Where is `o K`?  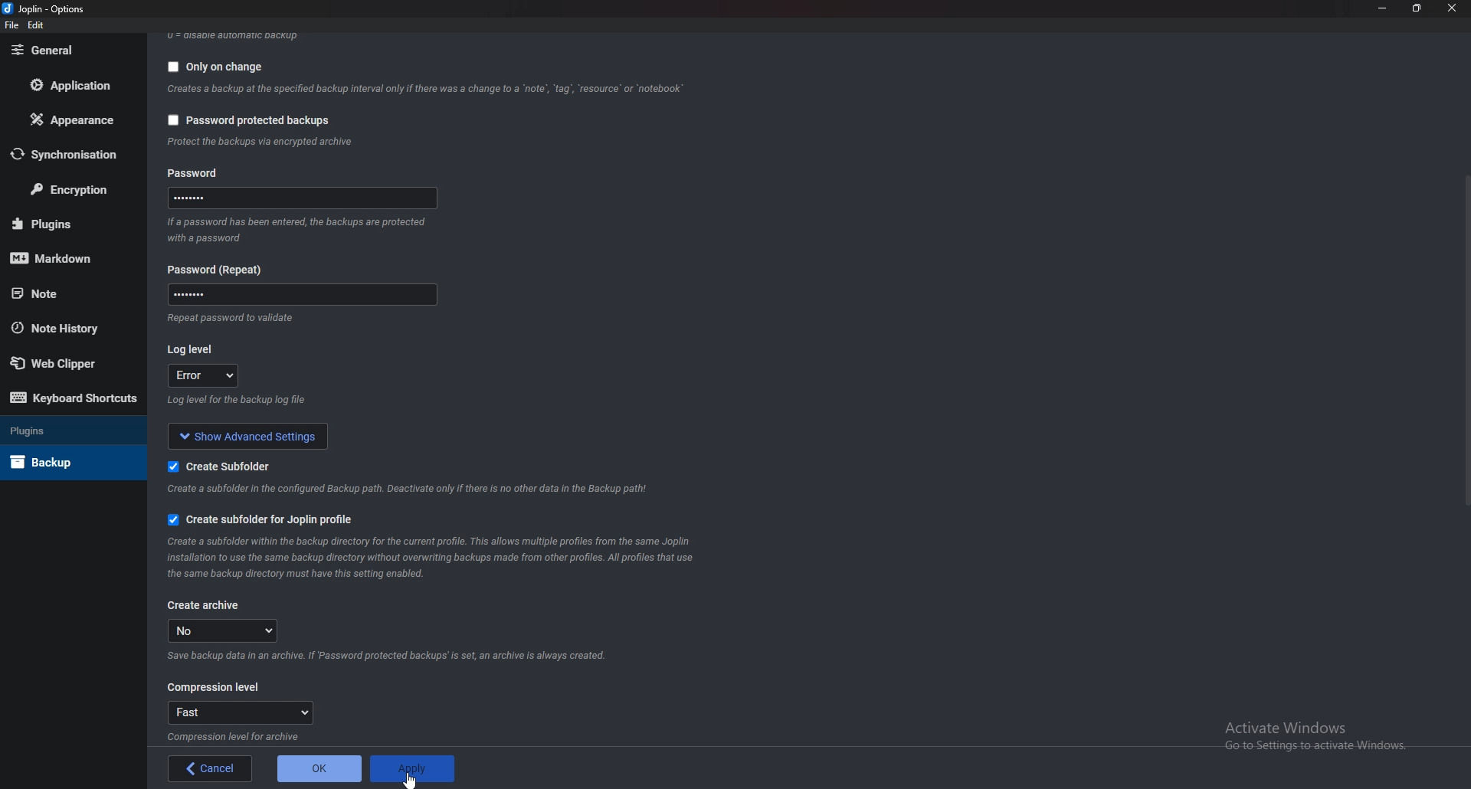 o K is located at coordinates (320, 770).